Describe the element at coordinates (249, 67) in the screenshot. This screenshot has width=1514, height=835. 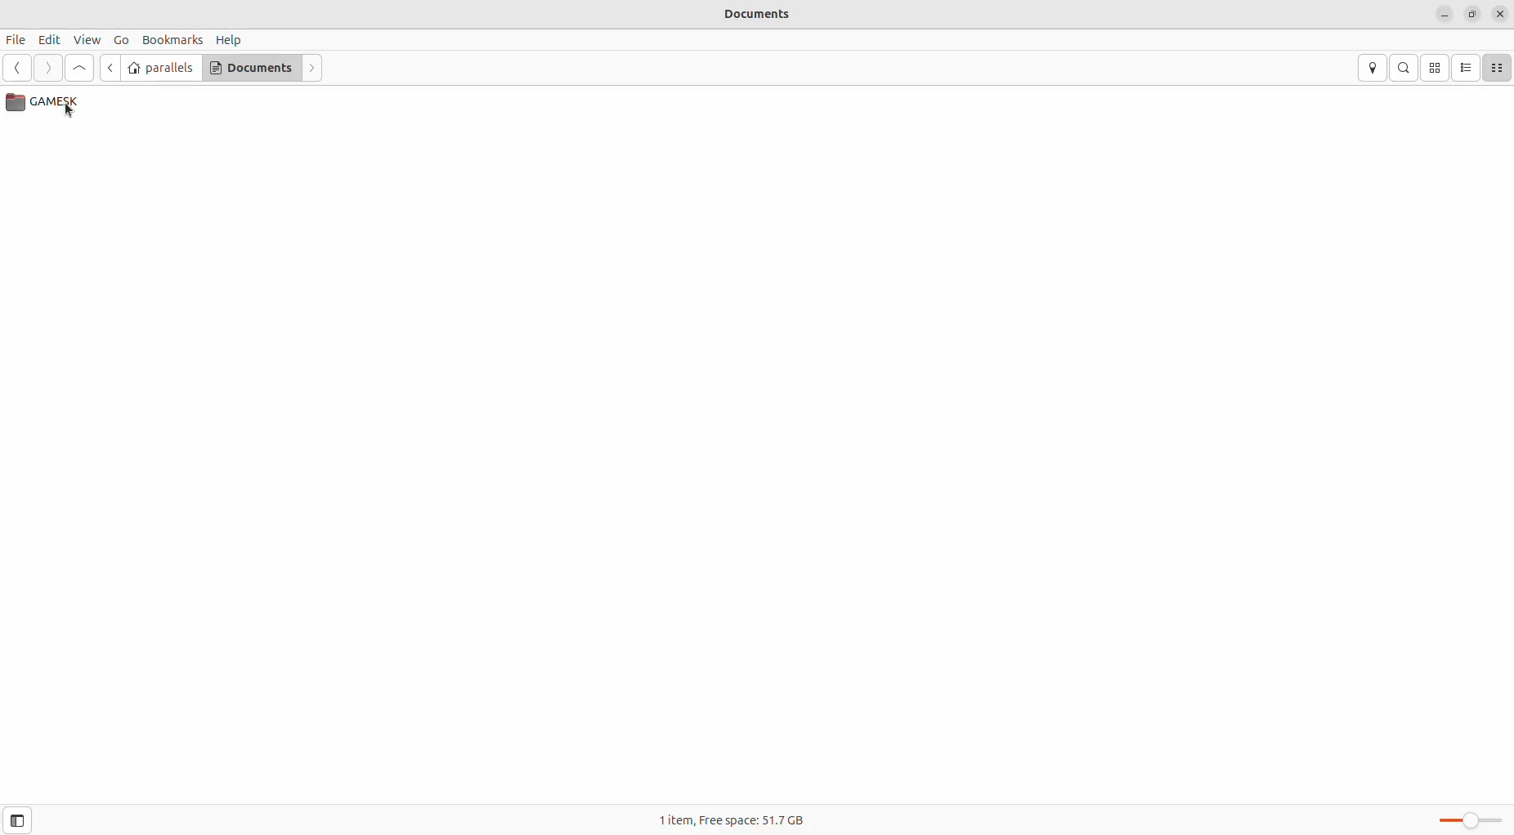
I see `Documents` at that location.